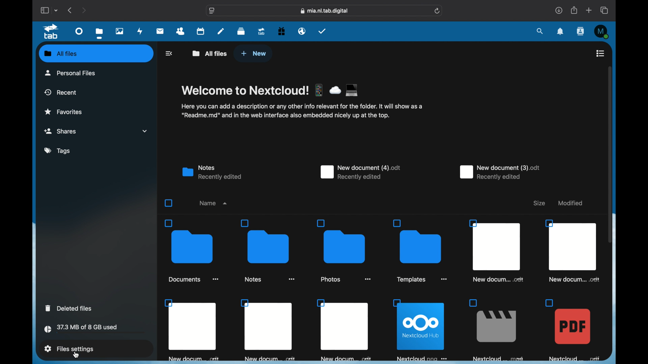  What do you see at coordinates (79, 31) in the screenshot?
I see `dashboard` at bounding box center [79, 31].